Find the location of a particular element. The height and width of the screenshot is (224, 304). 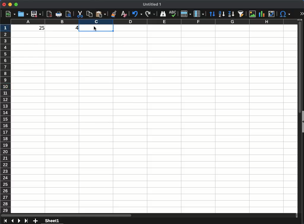

columns  is located at coordinates (153, 22).